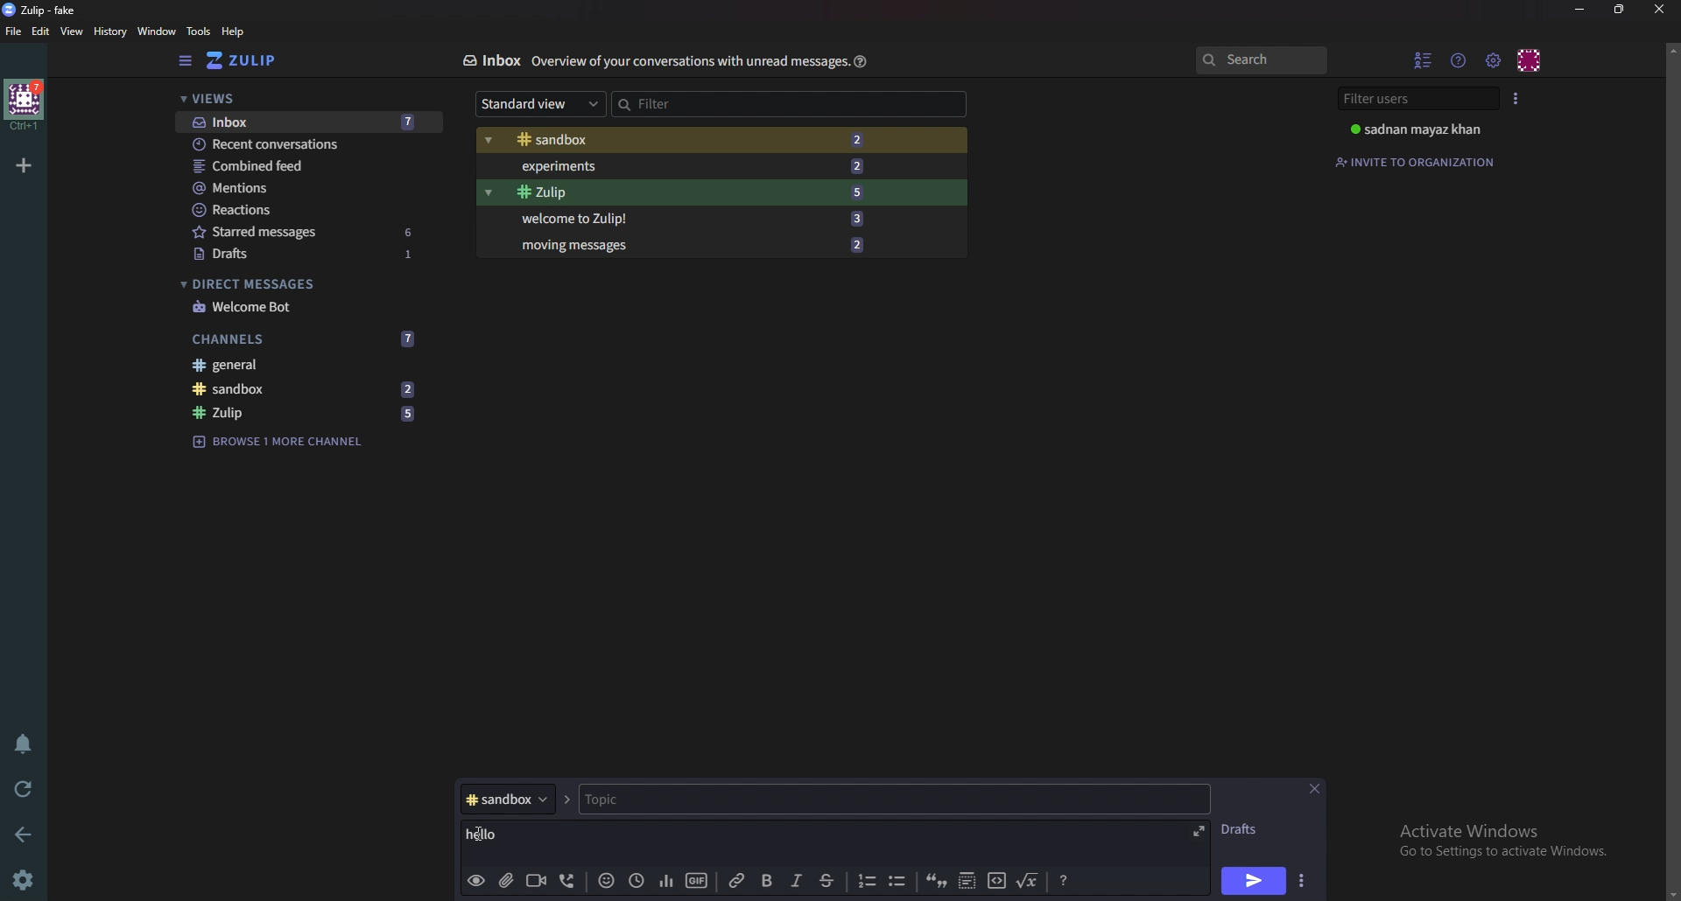 This screenshot has width=1681, height=901. Describe the element at coordinates (863, 164) in the screenshot. I see `2` at that location.